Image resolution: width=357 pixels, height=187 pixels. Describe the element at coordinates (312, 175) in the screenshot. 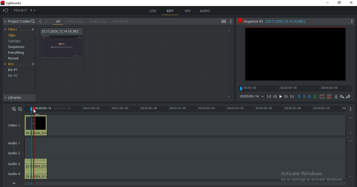

I see `Active windows` at that location.